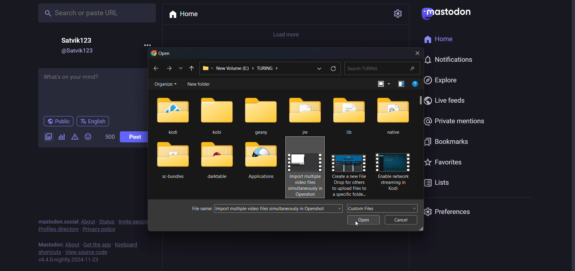 The width and height of the screenshot is (575, 271). What do you see at coordinates (358, 223) in the screenshot?
I see `cursor` at bounding box center [358, 223].